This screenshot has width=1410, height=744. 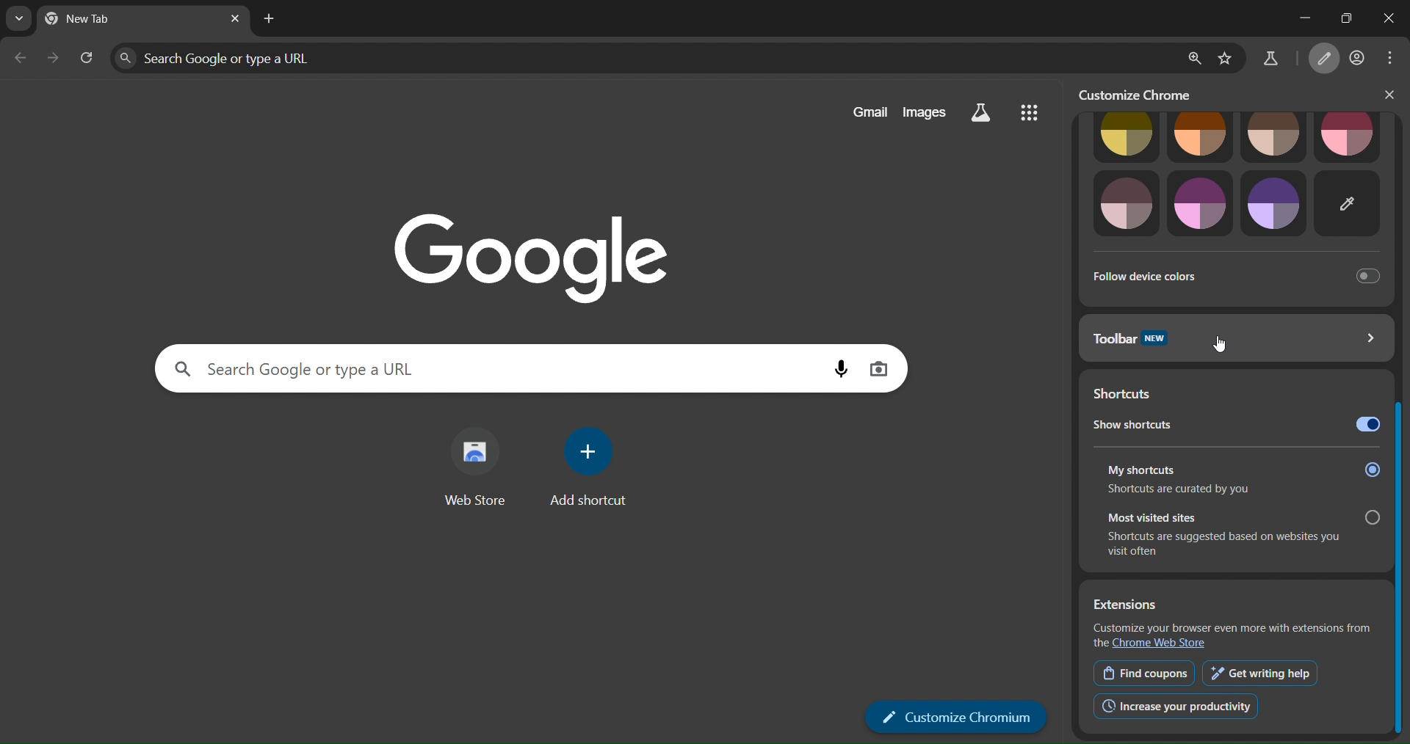 I want to click on current tab, so click(x=102, y=21).